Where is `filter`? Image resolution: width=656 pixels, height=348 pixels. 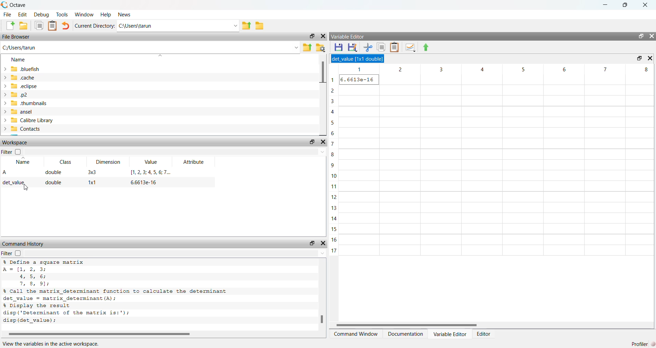 filter is located at coordinates (7, 152).